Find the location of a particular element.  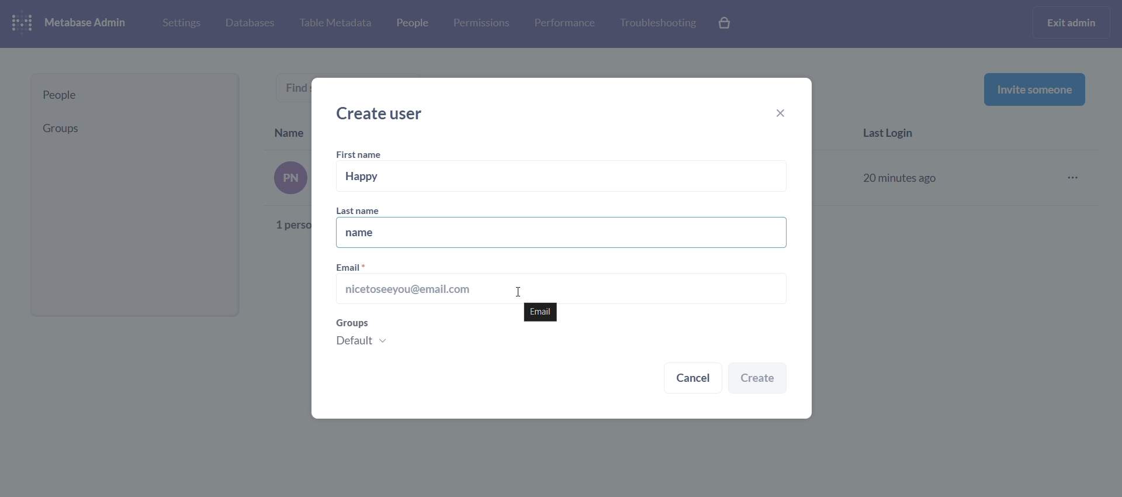

Name is located at coordinates (290, 130).